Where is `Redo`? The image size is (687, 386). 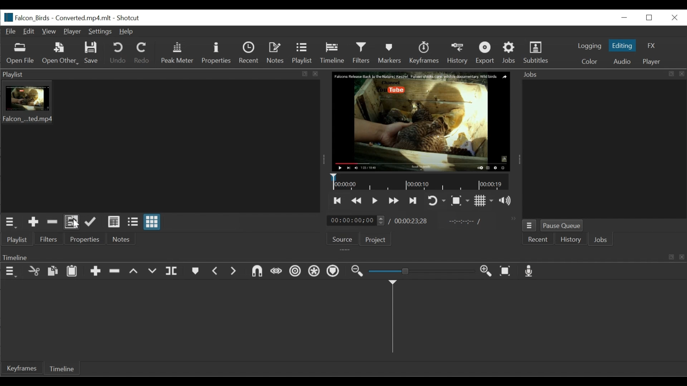
Redo is located at coordinates (143, 53).